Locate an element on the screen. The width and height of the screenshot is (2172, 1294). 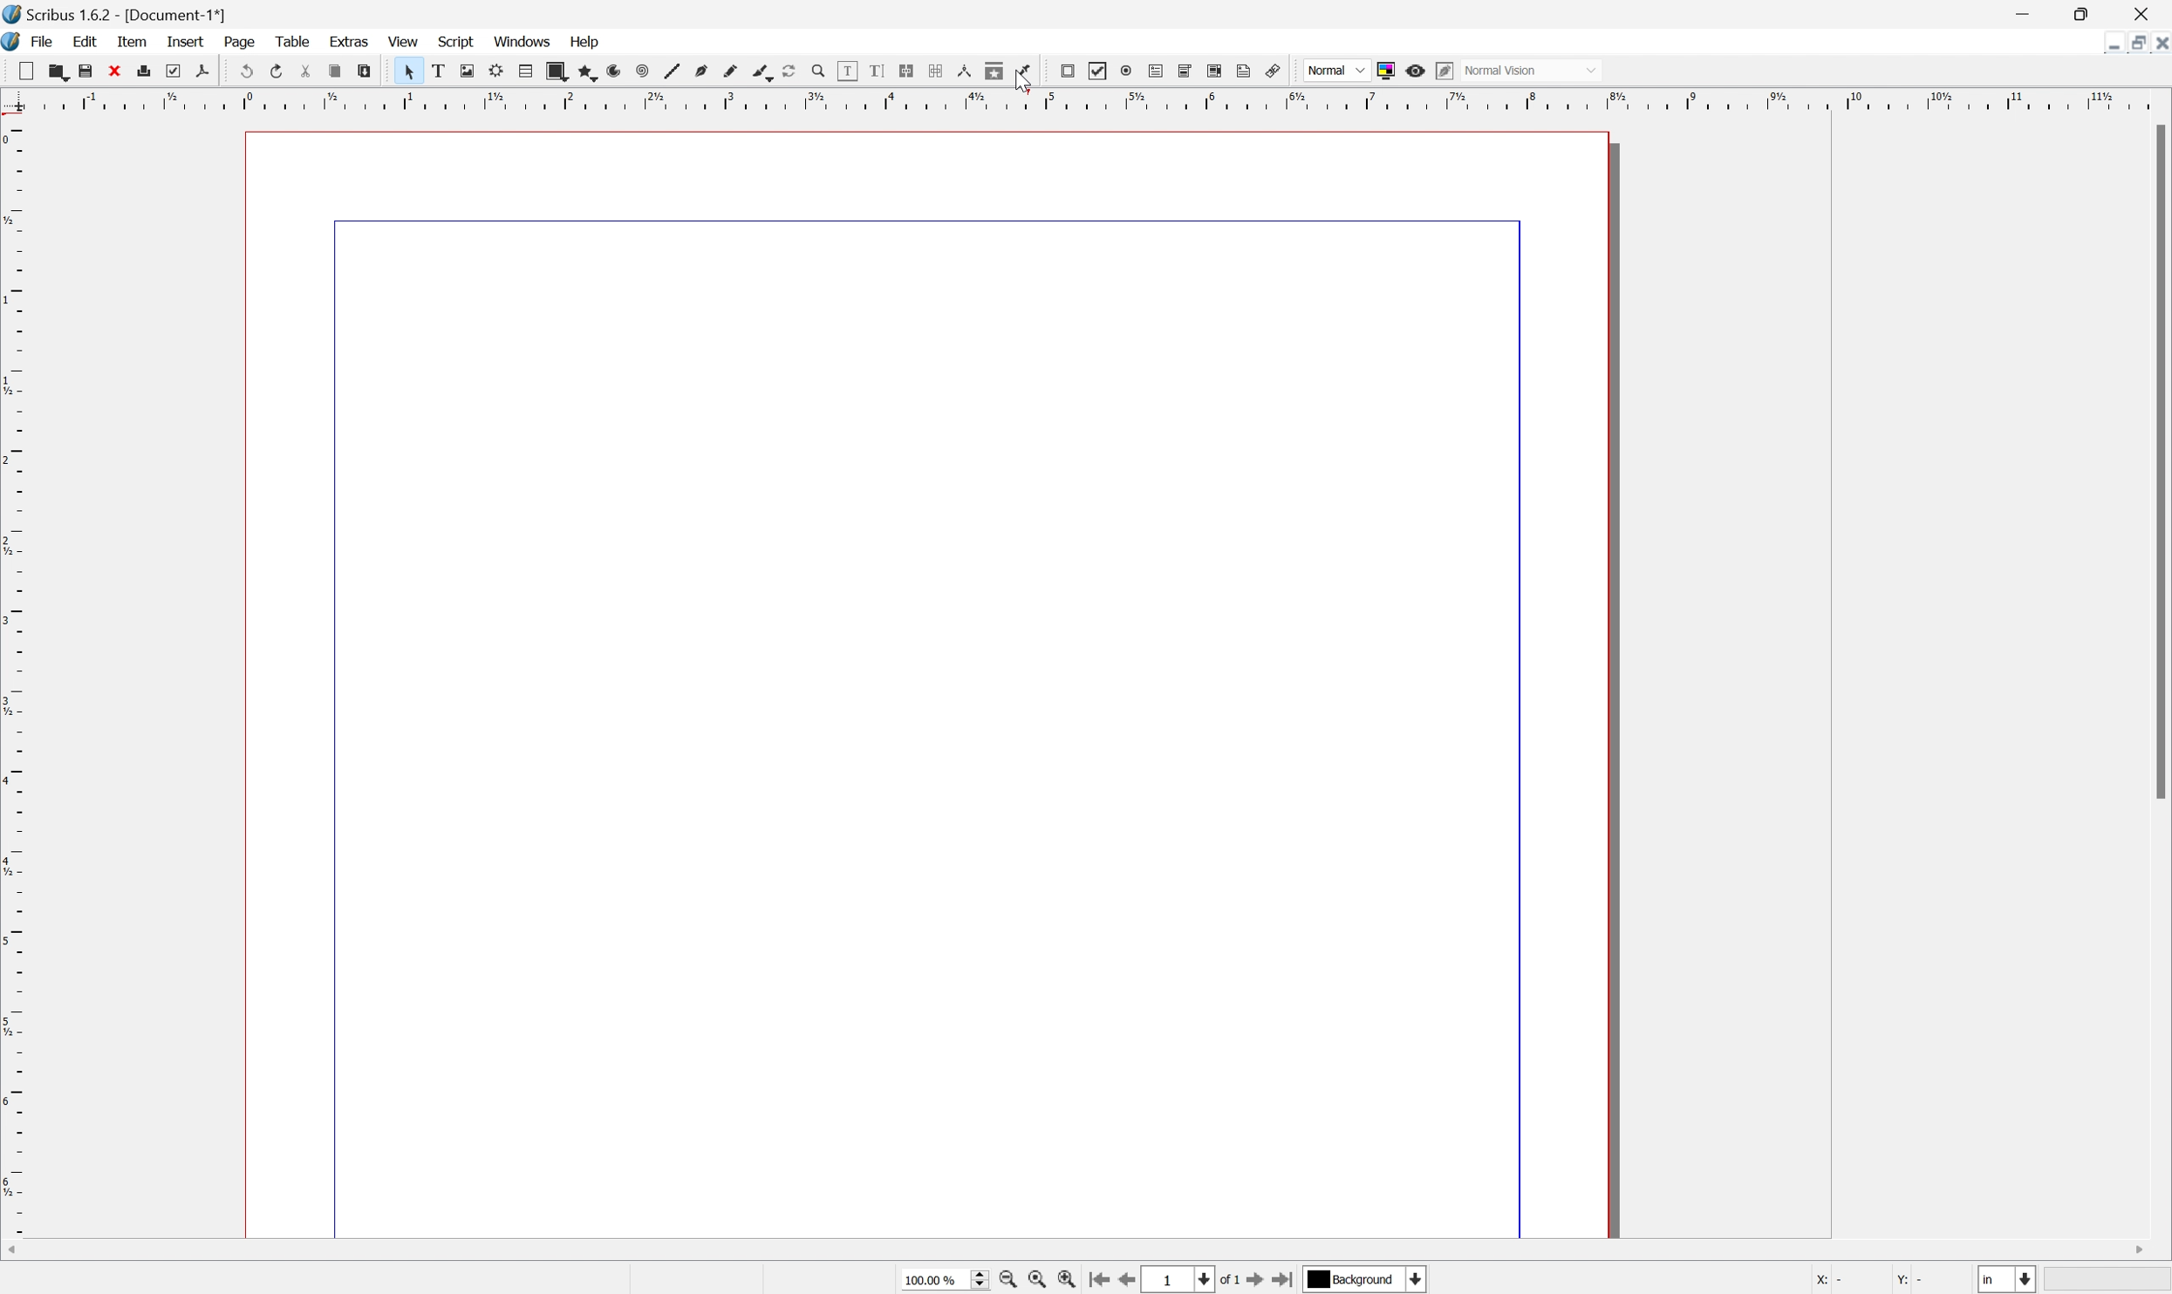
polygon is located at coordinates (585, 70).